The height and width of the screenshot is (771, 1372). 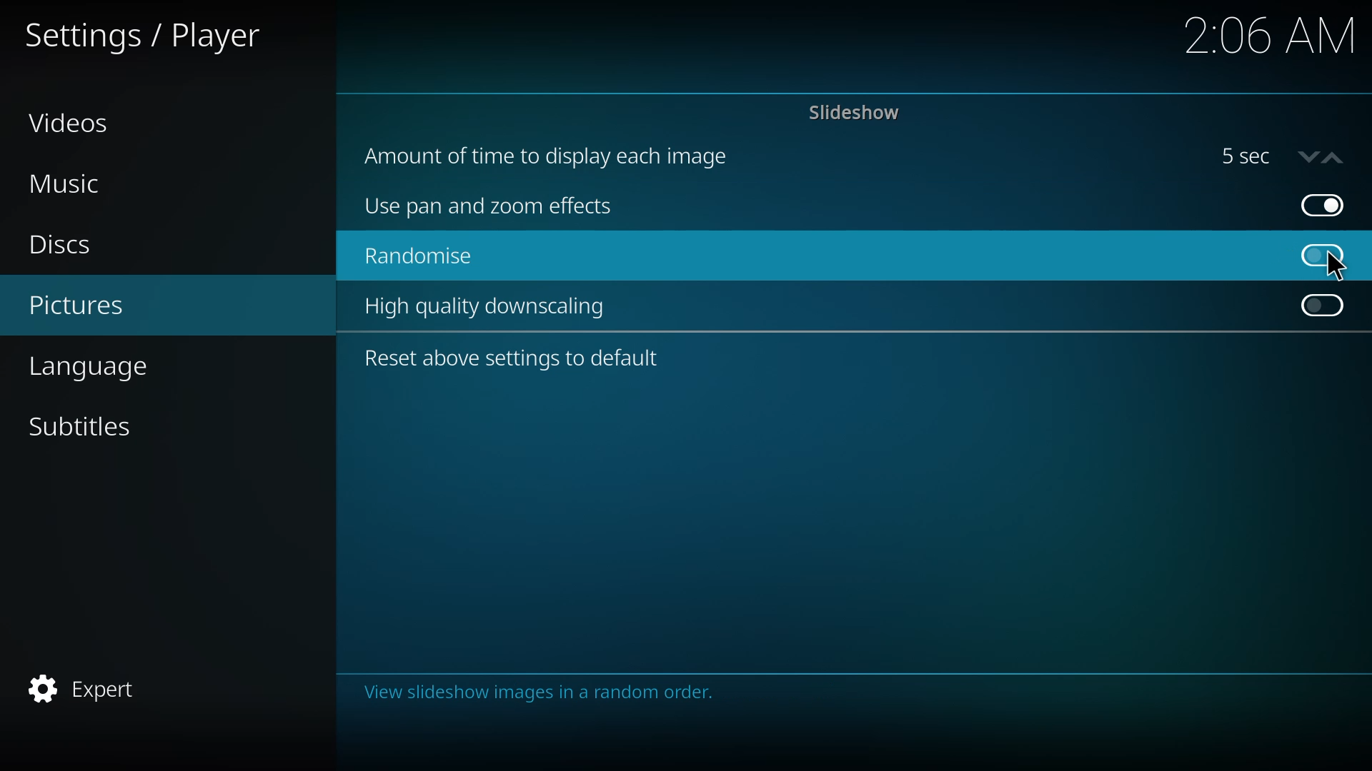 I want to click on cursor, so click(x=1335, y=266).